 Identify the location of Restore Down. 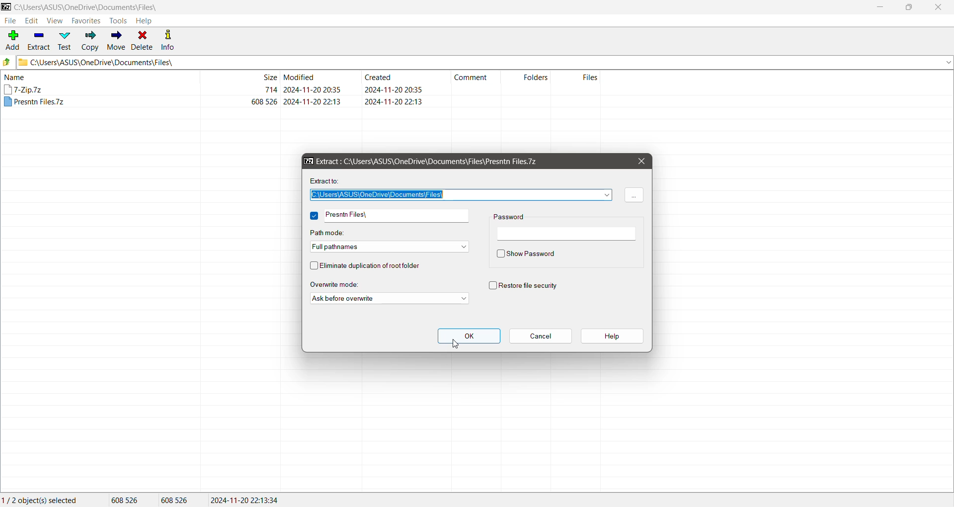
(908, 7).